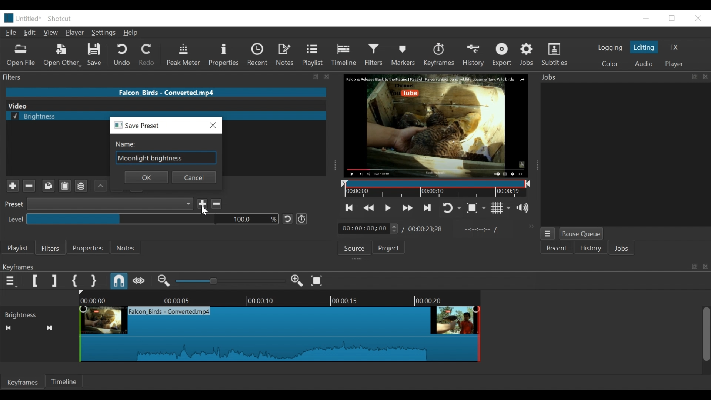 The height and width of the screenshot is (400, 711). I want to click on Set First Simple Keyframe, so click(74, 281).